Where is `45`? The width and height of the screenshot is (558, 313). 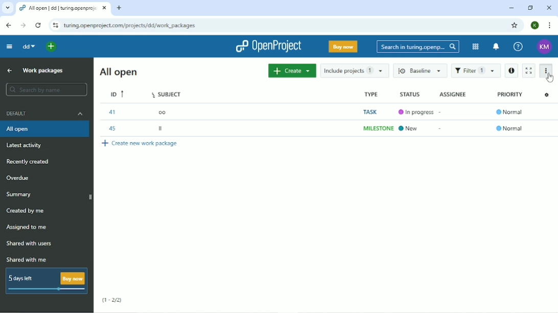
45 is located at coordinates (113, 129).